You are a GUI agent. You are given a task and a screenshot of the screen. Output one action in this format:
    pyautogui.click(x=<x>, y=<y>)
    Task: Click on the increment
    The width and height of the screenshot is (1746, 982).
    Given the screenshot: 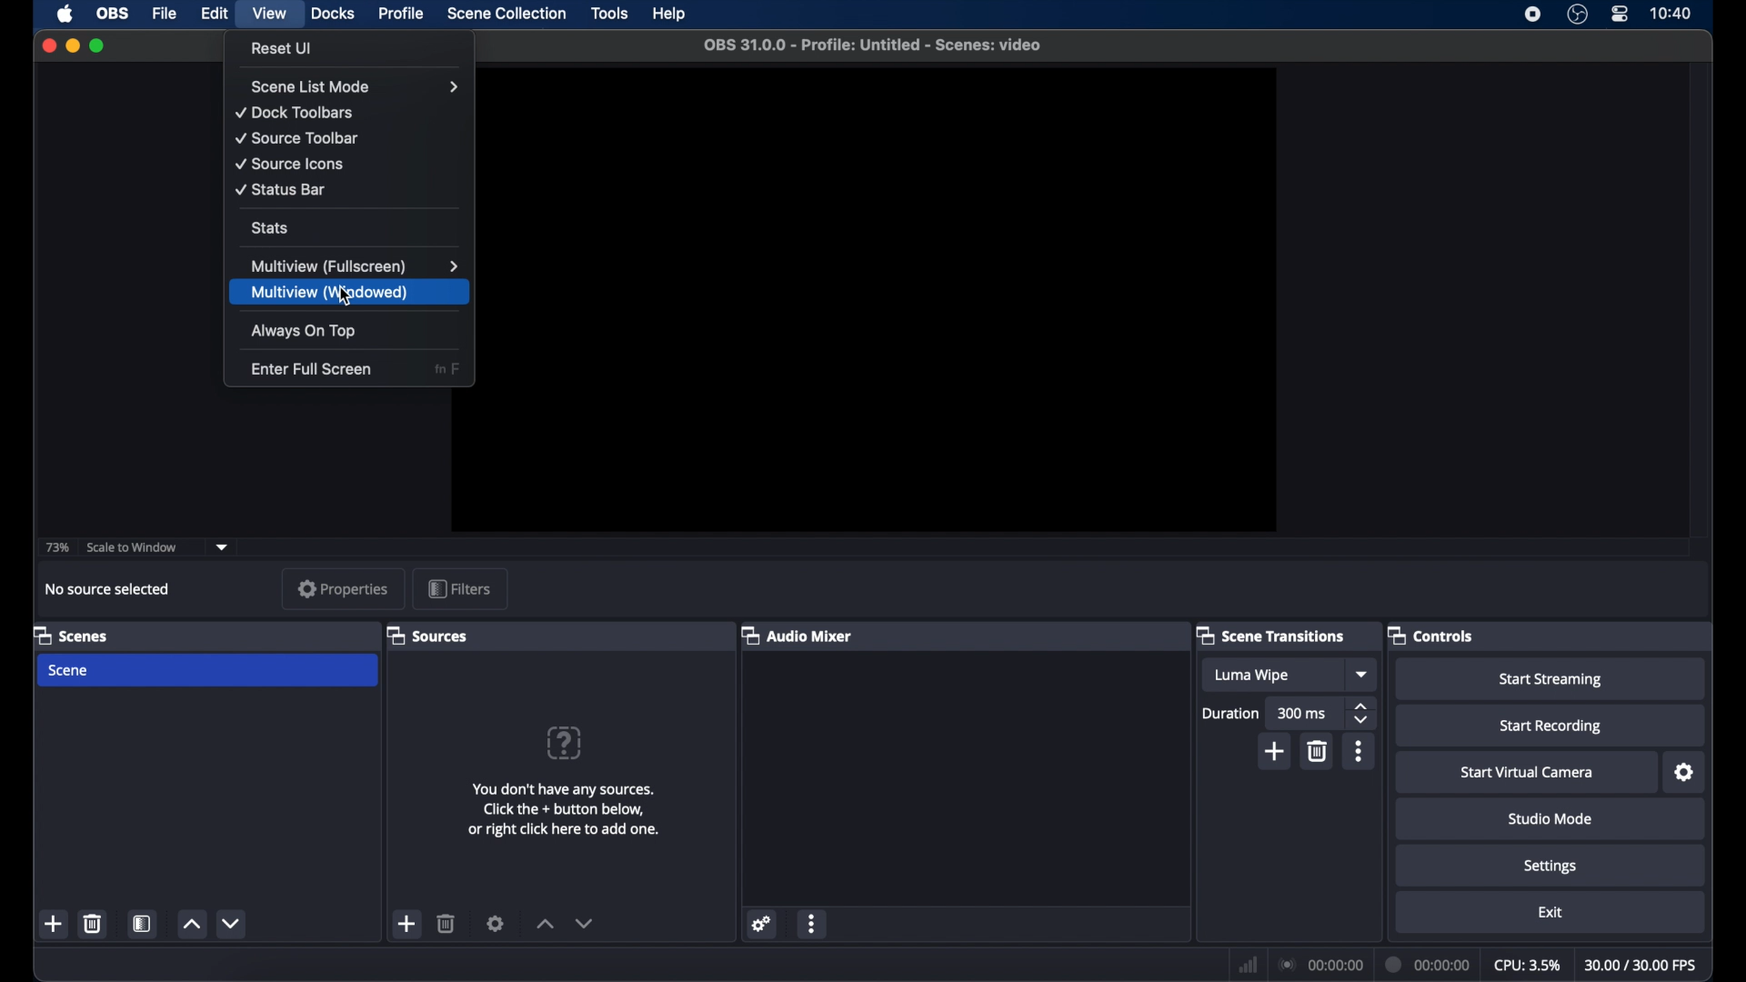 What is the action you would take?
    pyautogui.click(x=191, y=924)
    